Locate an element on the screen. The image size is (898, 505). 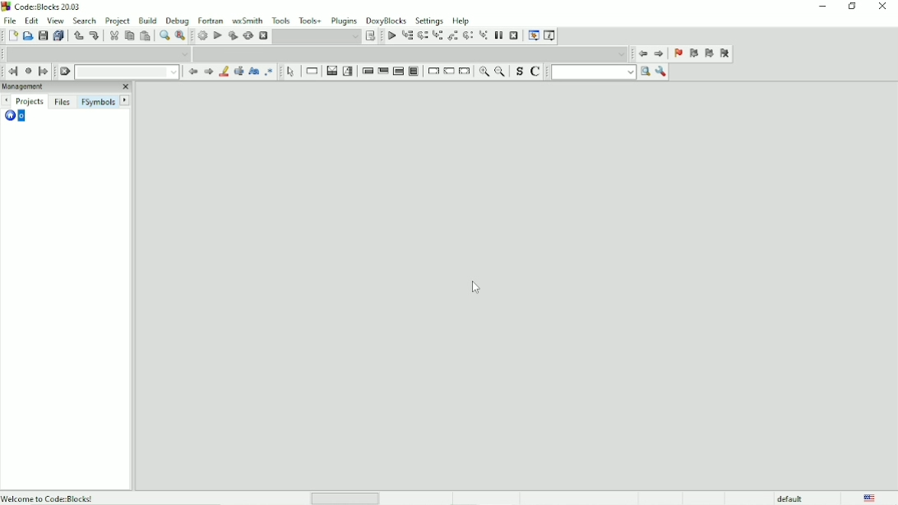
Plugins is located at coordinates (345, 20).